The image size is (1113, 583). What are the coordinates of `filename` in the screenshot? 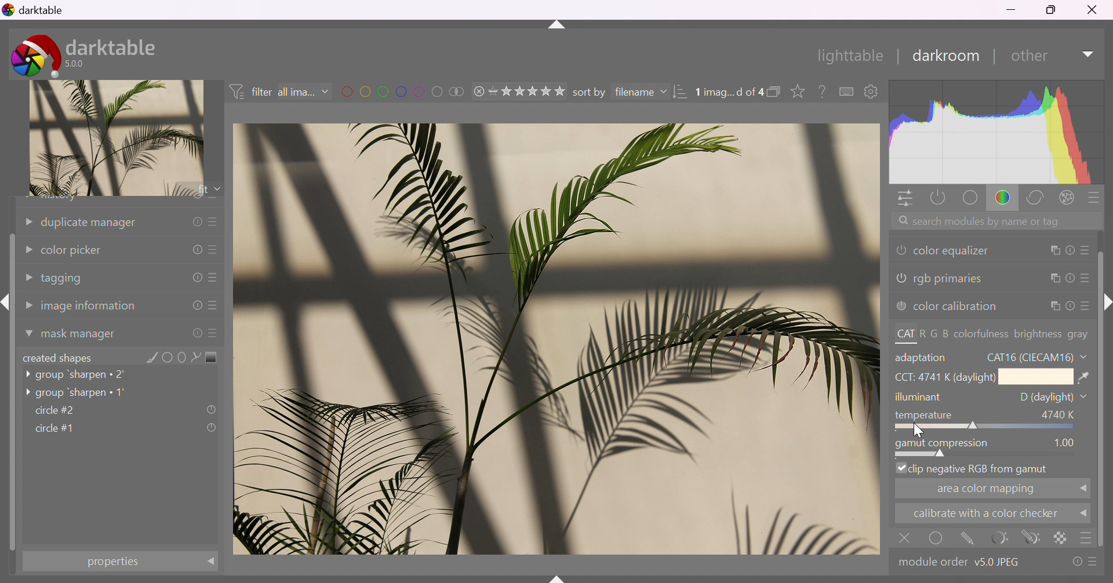 It's located at (641, 92).